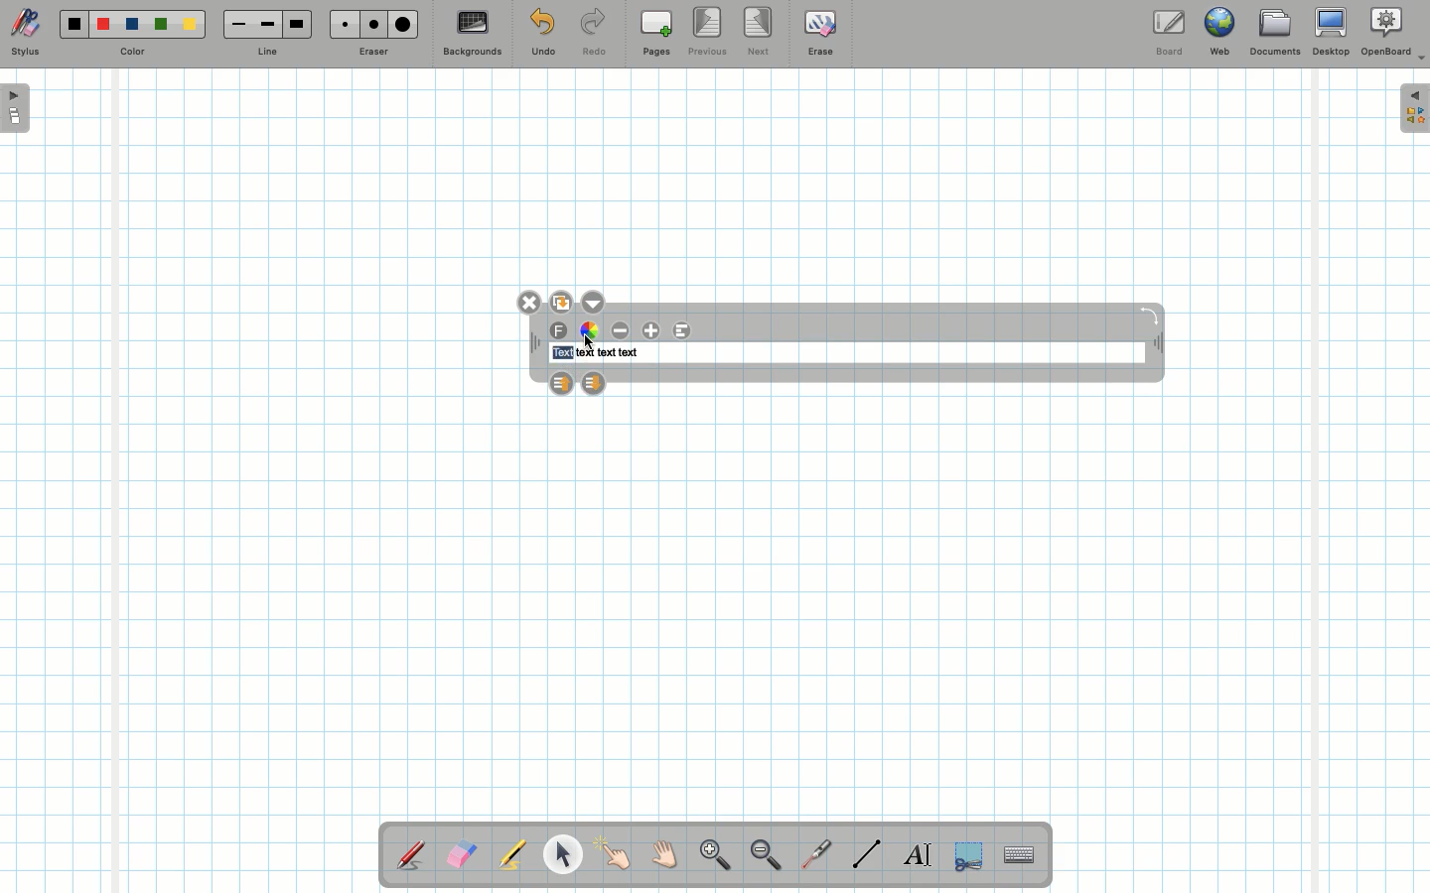  What do you see at coordinates (133, 25) in the screenshot?
I see `Blue` at bounding box center [133, 25].